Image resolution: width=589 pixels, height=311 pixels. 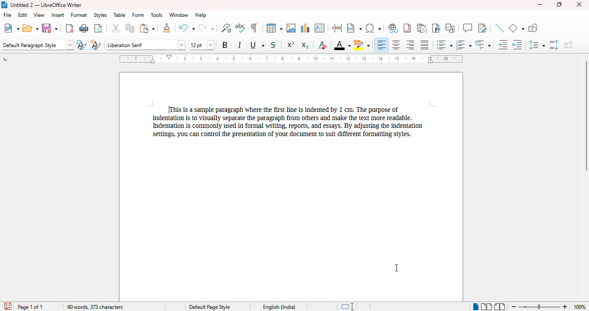 What do you see at coordinates (393, 29) in the screenshot?
I see `insert hyperlink` at bounding box center [393, 29].